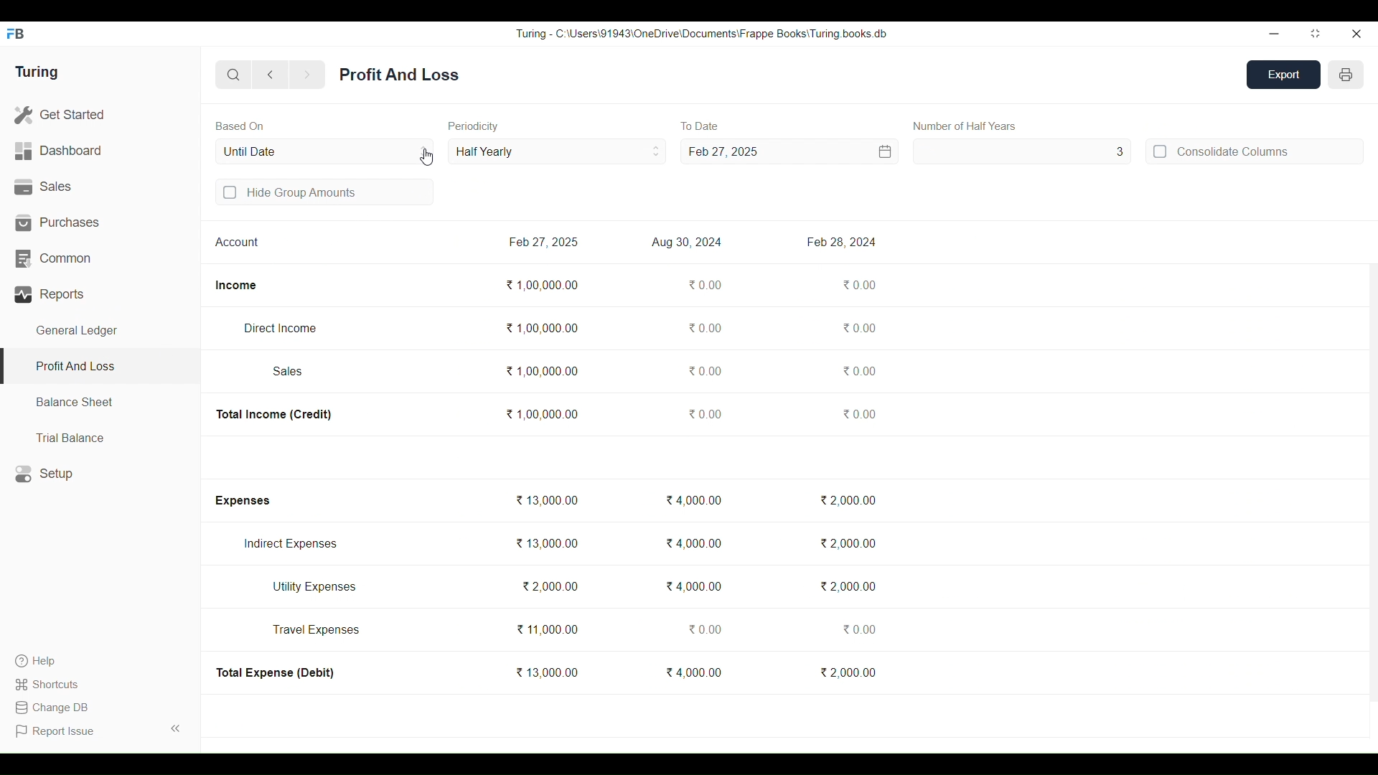 Image resolution: width=1378 pixels, height=775 pixels. What do you see at coordinates (860, 370) in the screenshot?
I see `0.00` at bounding box center [860, 370].